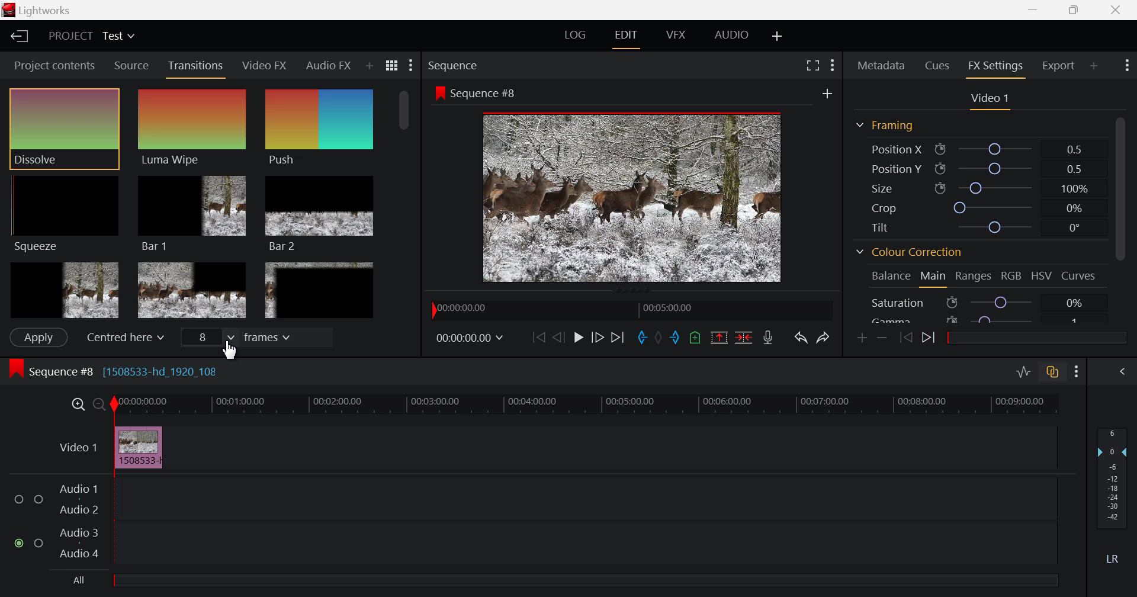 The width and height of the screenshot is (1137, 597). Describe the element at coordinates (908, 338) in the screenshot. I see `Previous keyframe` at that location.